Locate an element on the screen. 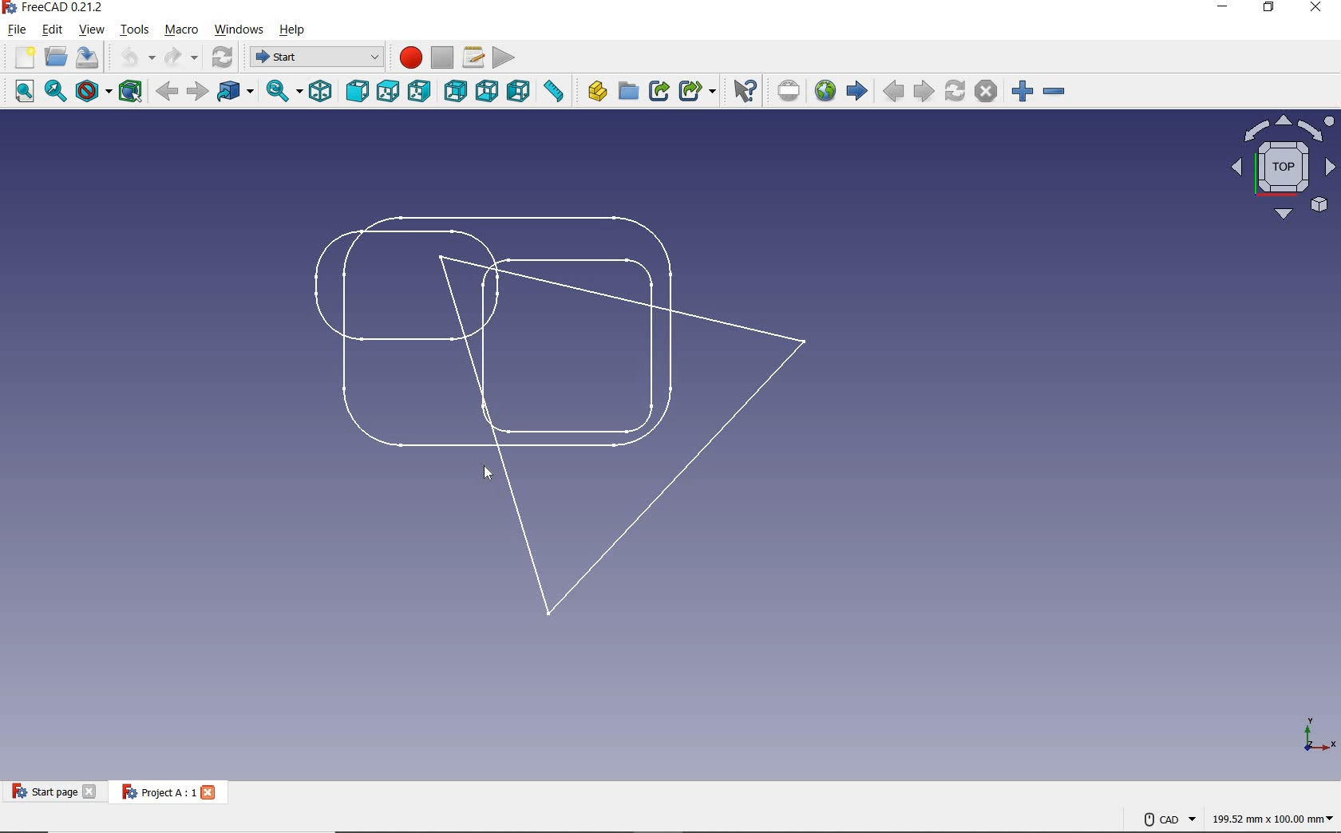 This screenshot has width=1341, height=833. FIT ALL is located at coordinates (20, 90).